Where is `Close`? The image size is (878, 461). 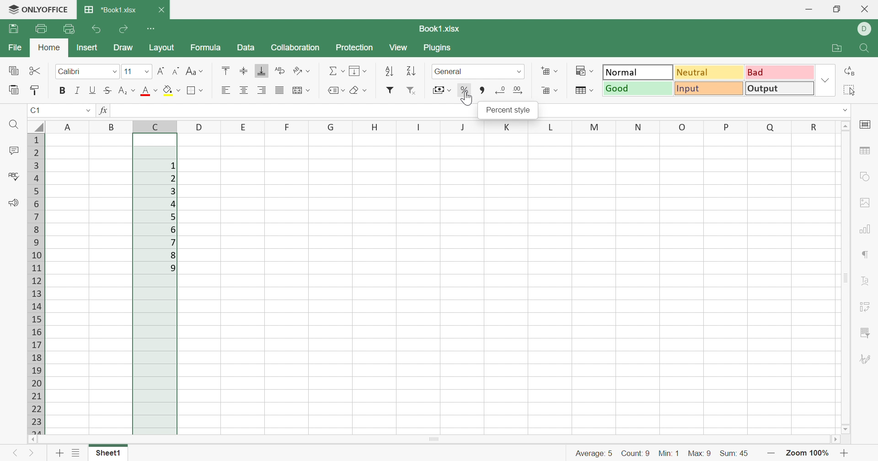 Close is located at coordinates (163, 10).